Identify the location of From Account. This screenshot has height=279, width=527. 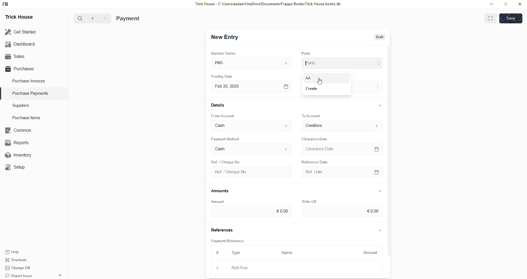
(231, 126).